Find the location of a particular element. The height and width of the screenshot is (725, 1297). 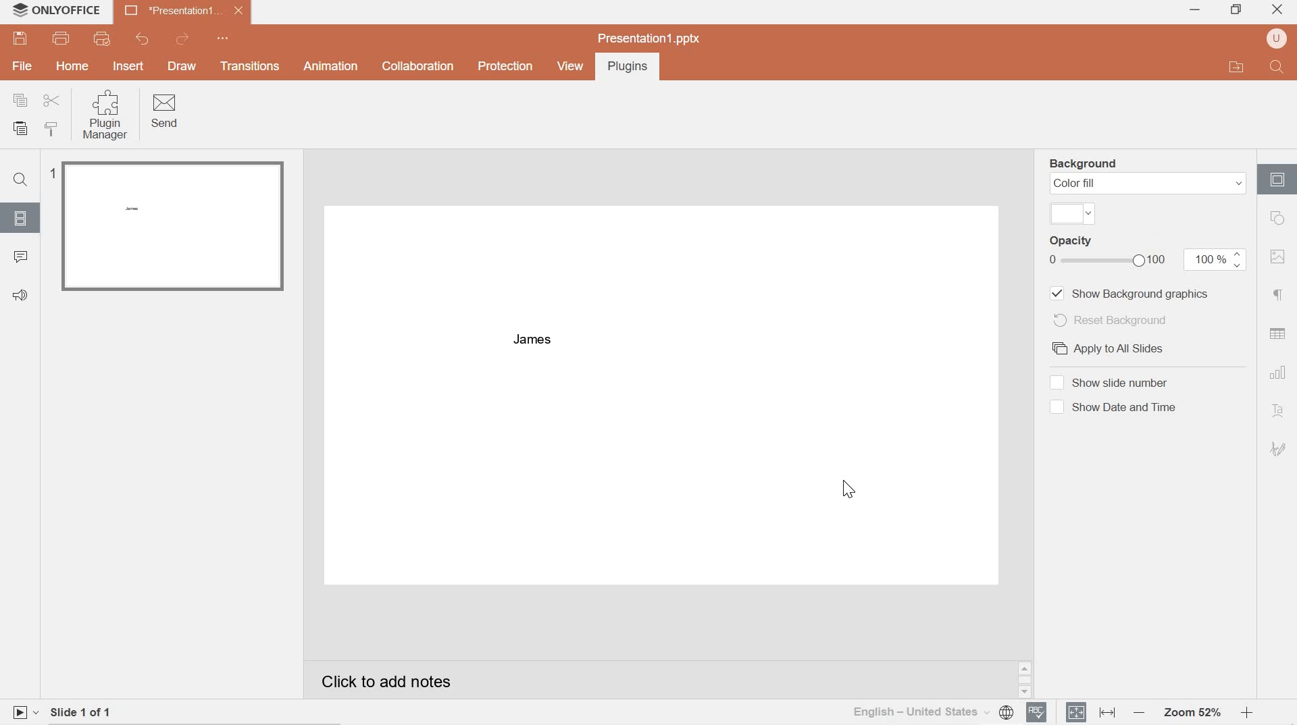

show sider number is located at coordinates (1108, 383).